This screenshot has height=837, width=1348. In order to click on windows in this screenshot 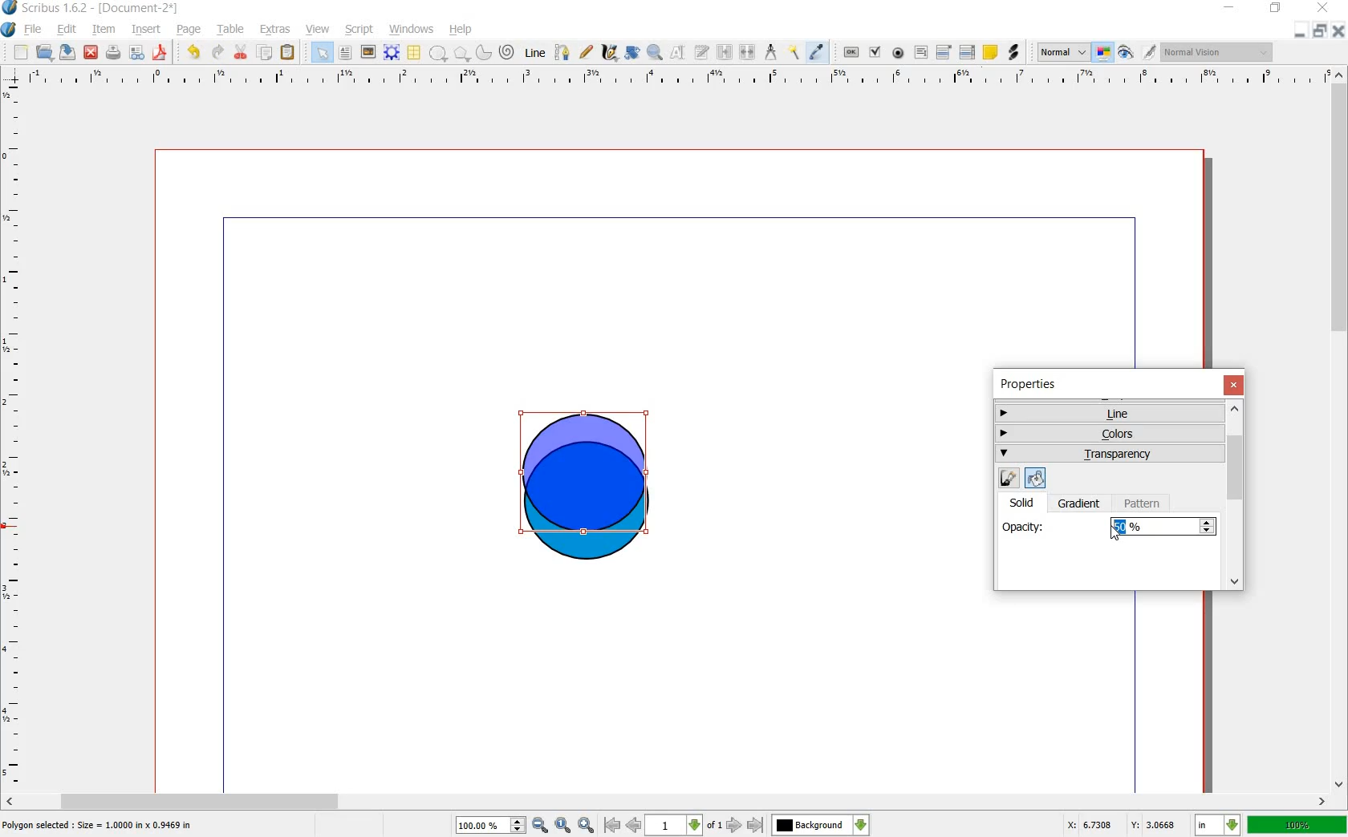, I will do `click(411, 30)`.